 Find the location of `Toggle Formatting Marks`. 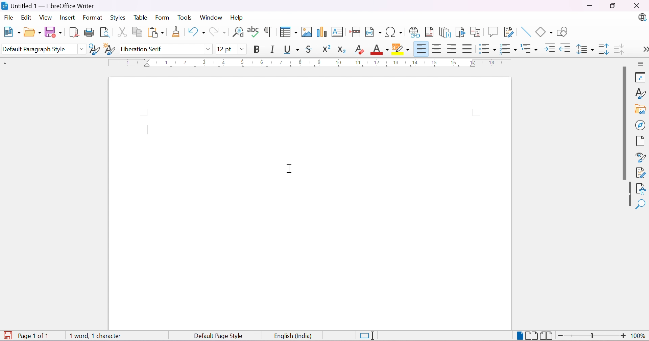

Toggle Formatting Marks is located at coordinates (268, 32).